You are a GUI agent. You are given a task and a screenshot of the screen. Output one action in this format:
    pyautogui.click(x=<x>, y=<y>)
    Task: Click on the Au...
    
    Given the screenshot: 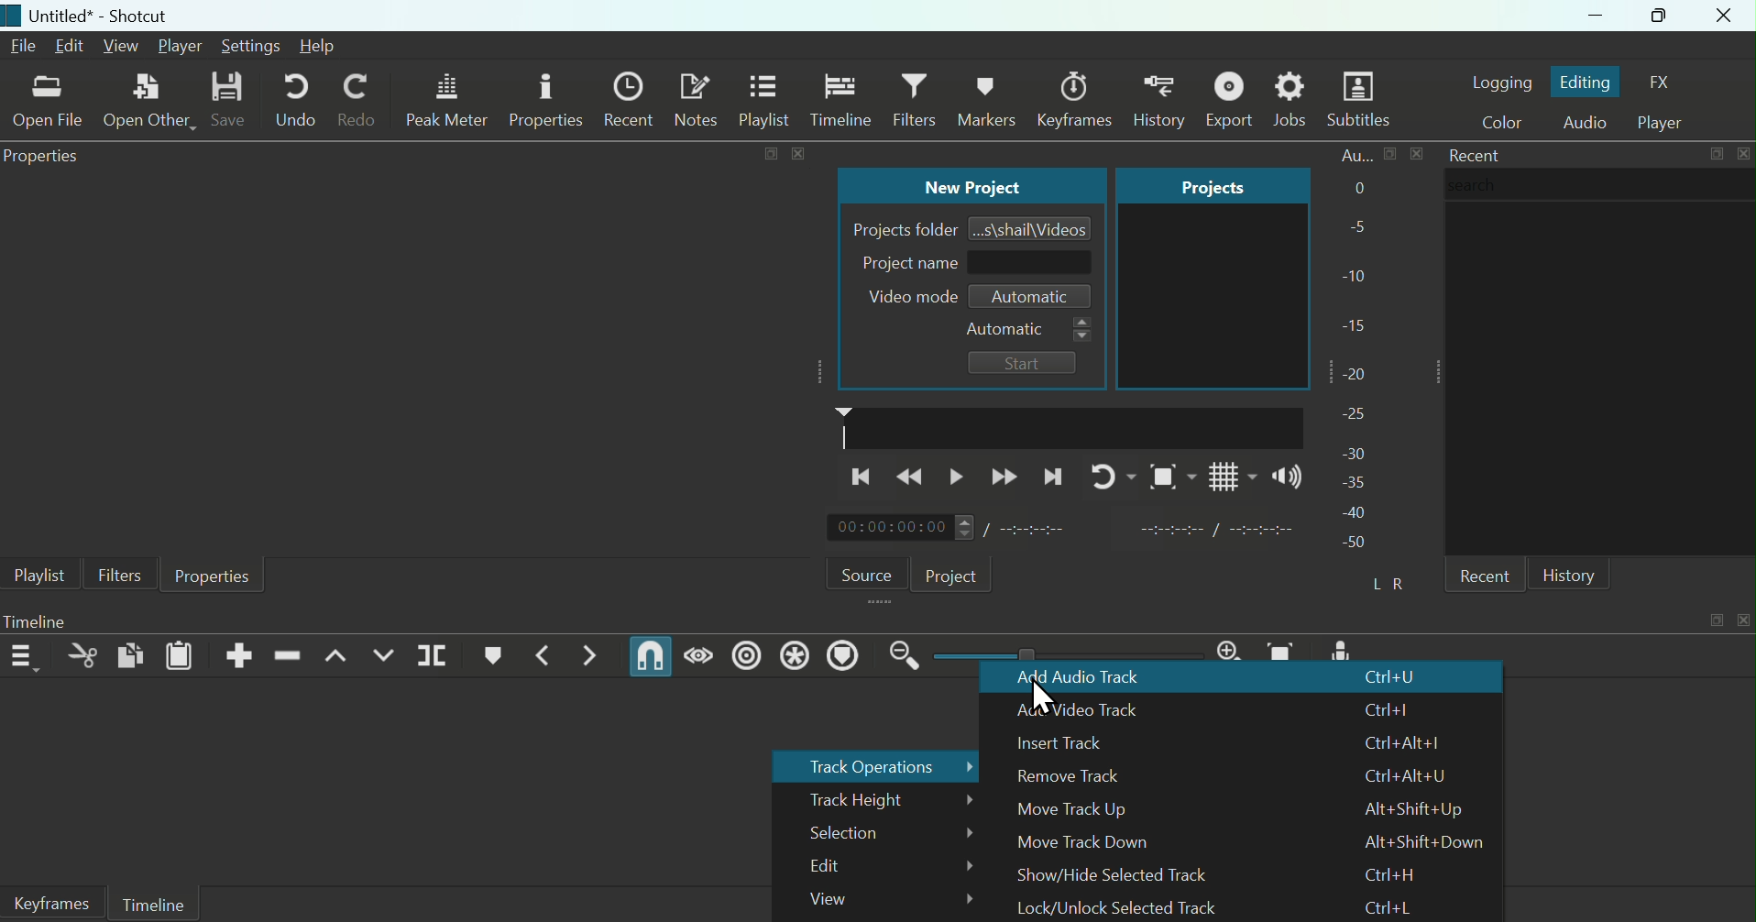 What is the action you would take?
    pyautogui.click(x=1350, y=155)
    